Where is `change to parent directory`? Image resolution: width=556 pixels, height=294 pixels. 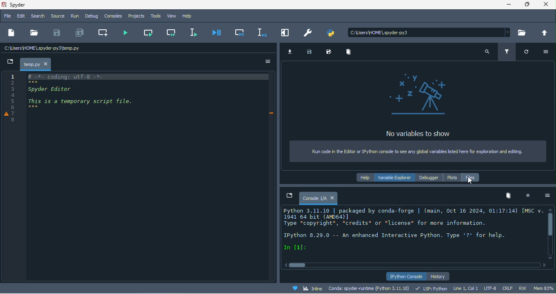
change to parent directory is located at coordinates (542, 33).